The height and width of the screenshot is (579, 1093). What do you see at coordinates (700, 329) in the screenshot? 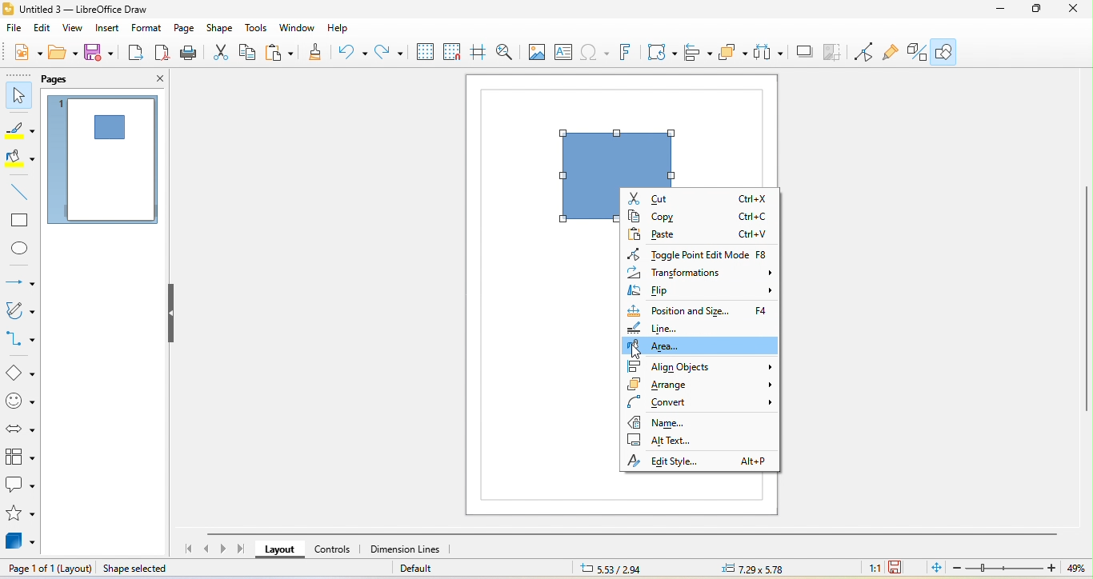
I see `line` at bounding box center [700, 329].